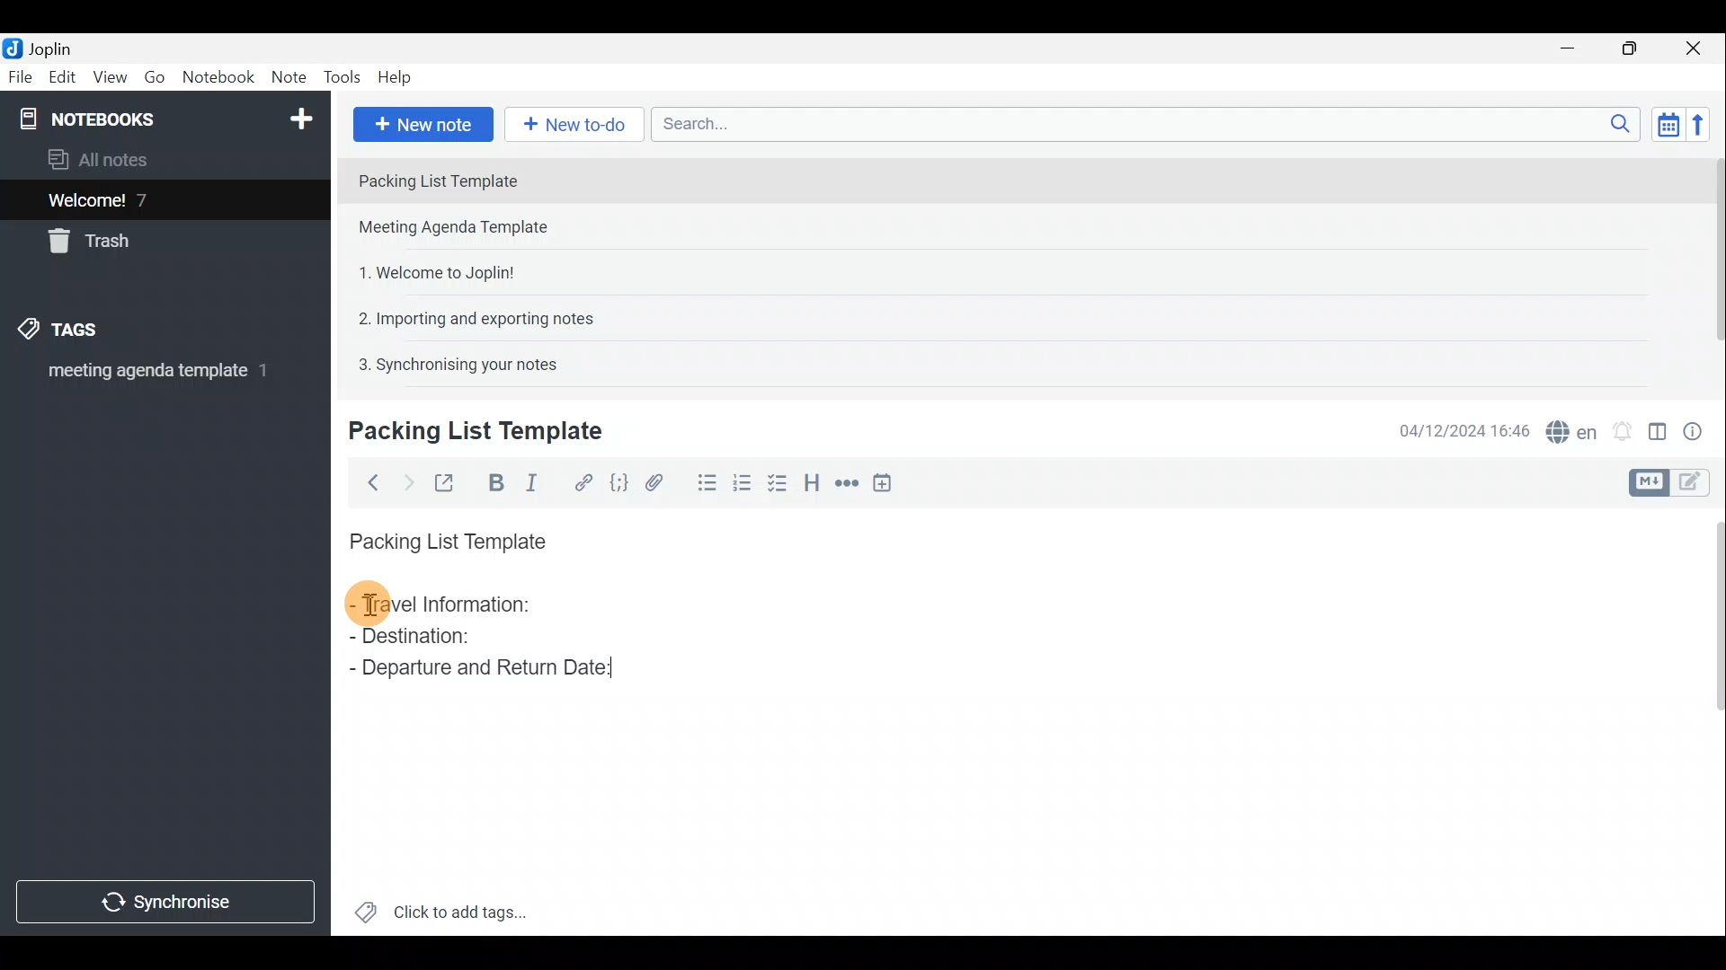 The height and width of the screenshot is (970, 1726). Describe the element at coordinates (111, 77) in the screenshot. I see `View` at that location.